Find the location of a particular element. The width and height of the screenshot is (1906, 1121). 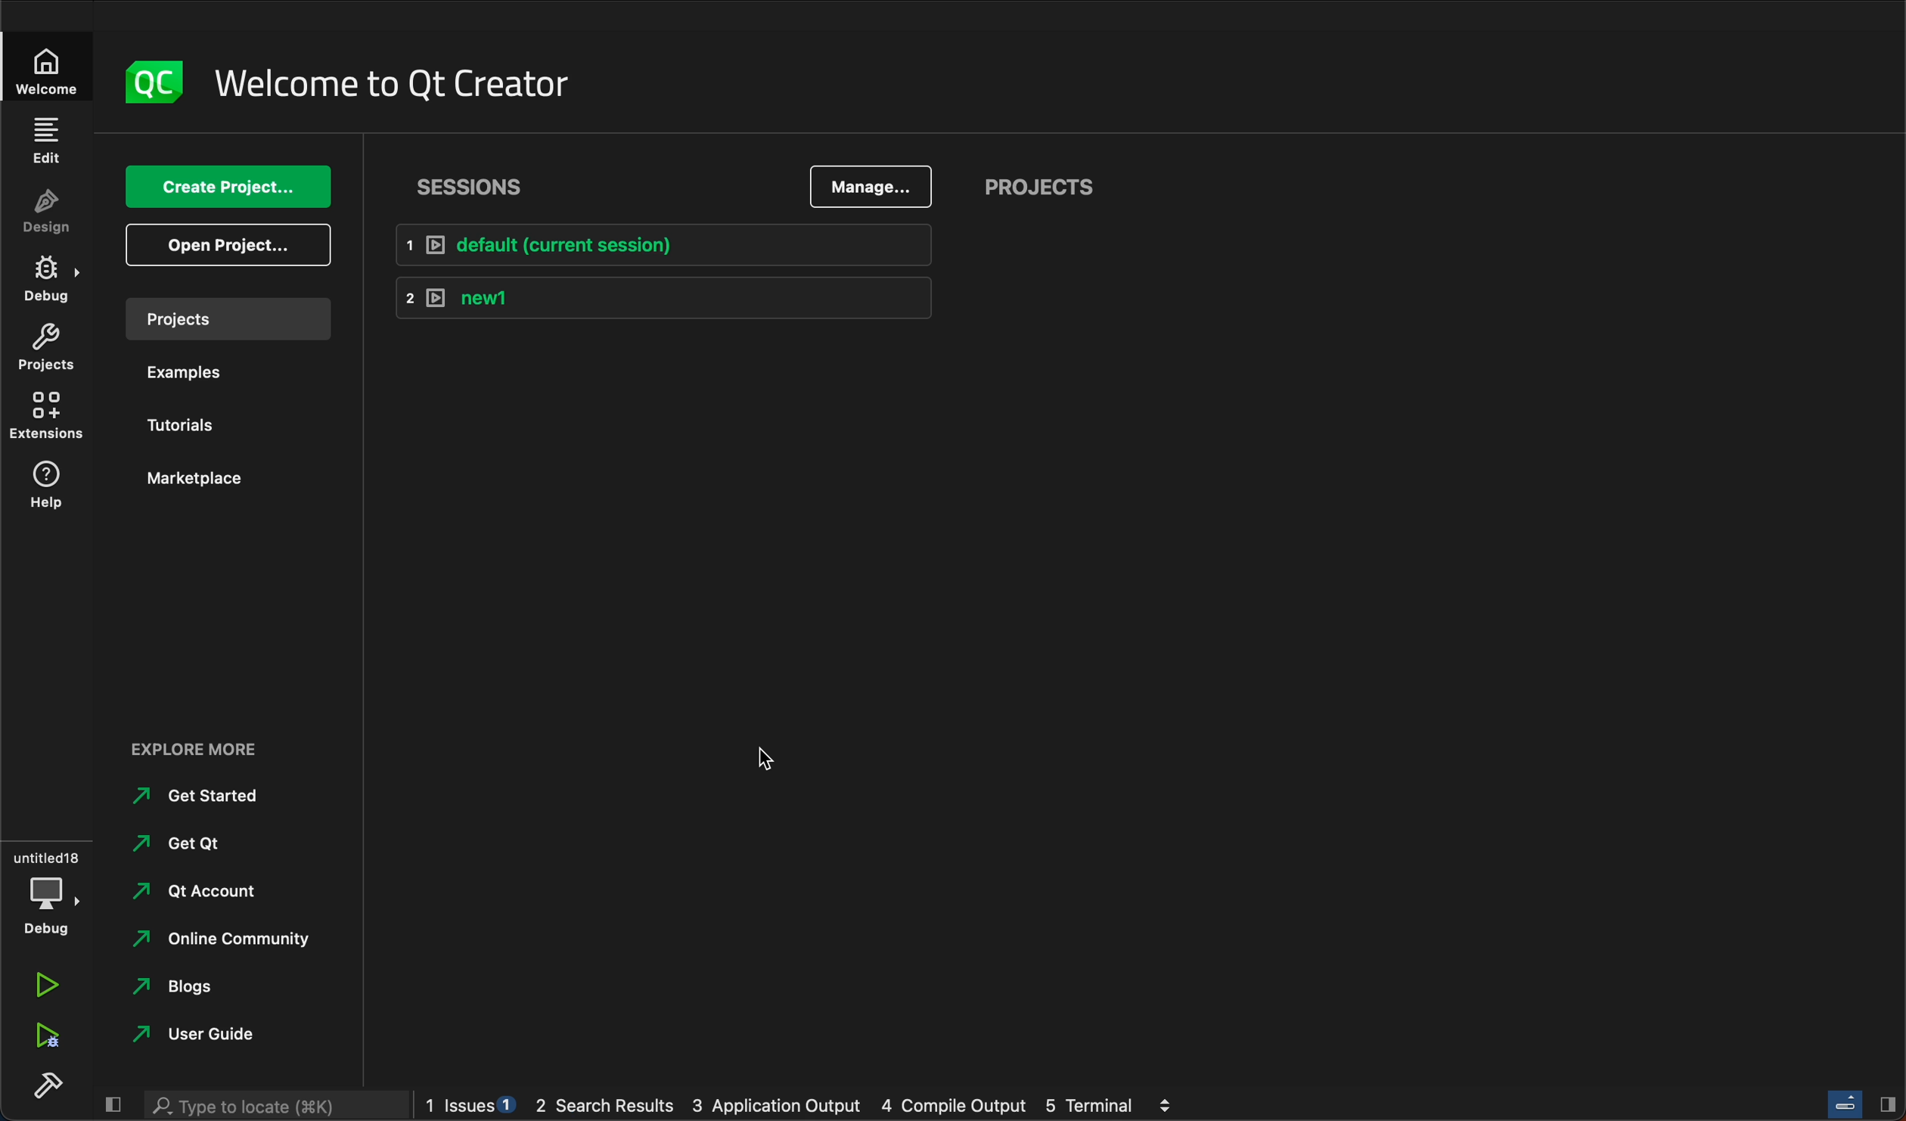

account is located at coordinates (216, 891).